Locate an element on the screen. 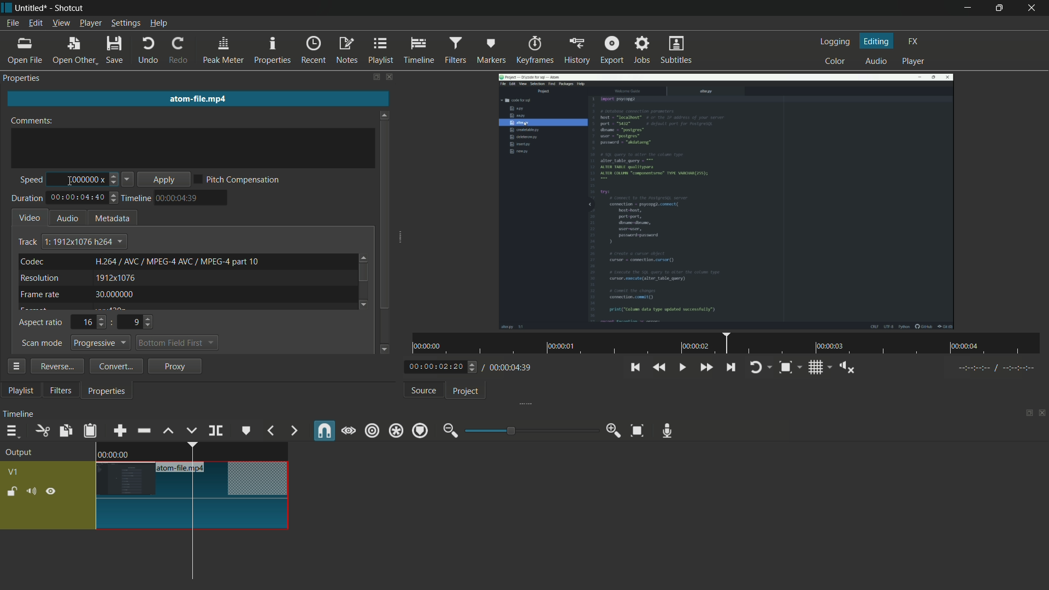 The height and width of the screenshot is (590, 1049). properties is located at coordinates (109, 391).